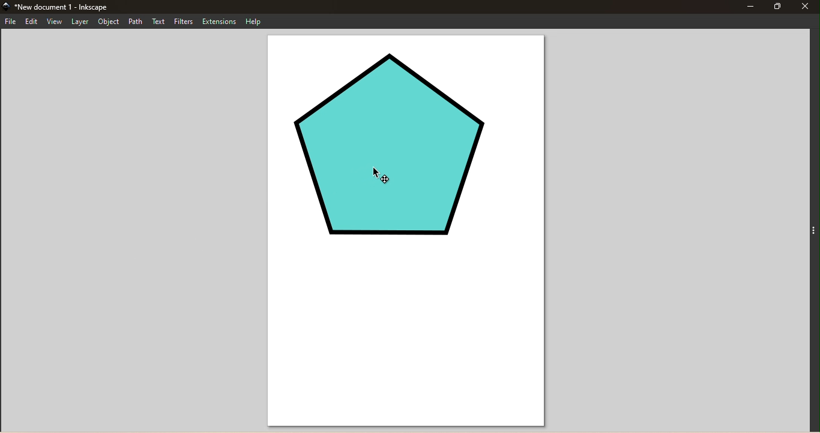 The height and width of the screenshot is (433, 820). I want to click on Path, so click(136, 22).